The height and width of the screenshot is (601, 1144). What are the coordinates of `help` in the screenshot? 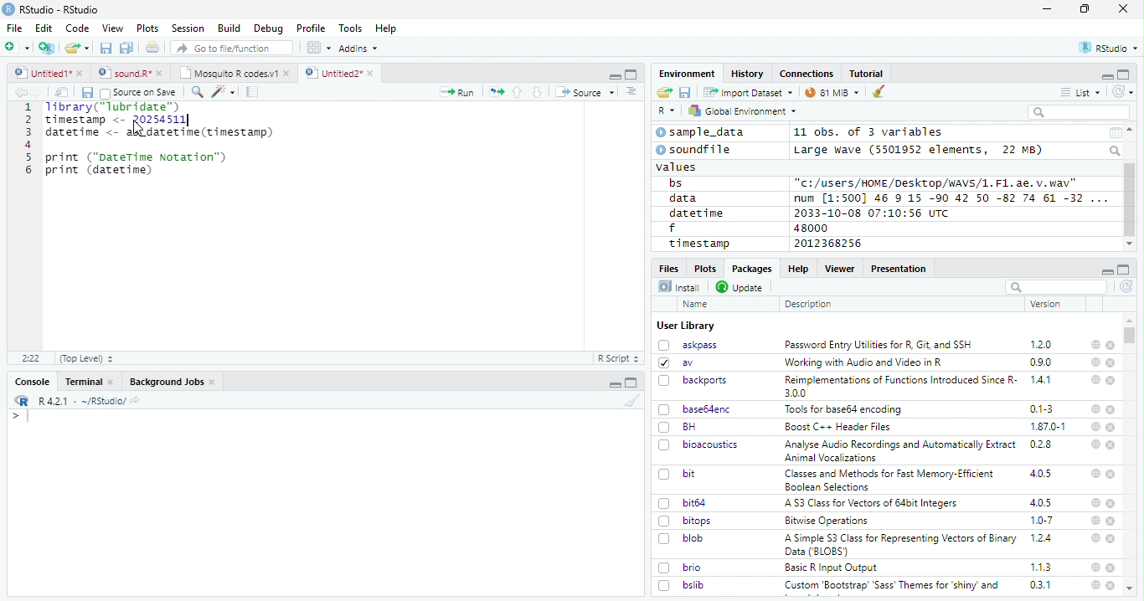 It's located at (1095, 473).